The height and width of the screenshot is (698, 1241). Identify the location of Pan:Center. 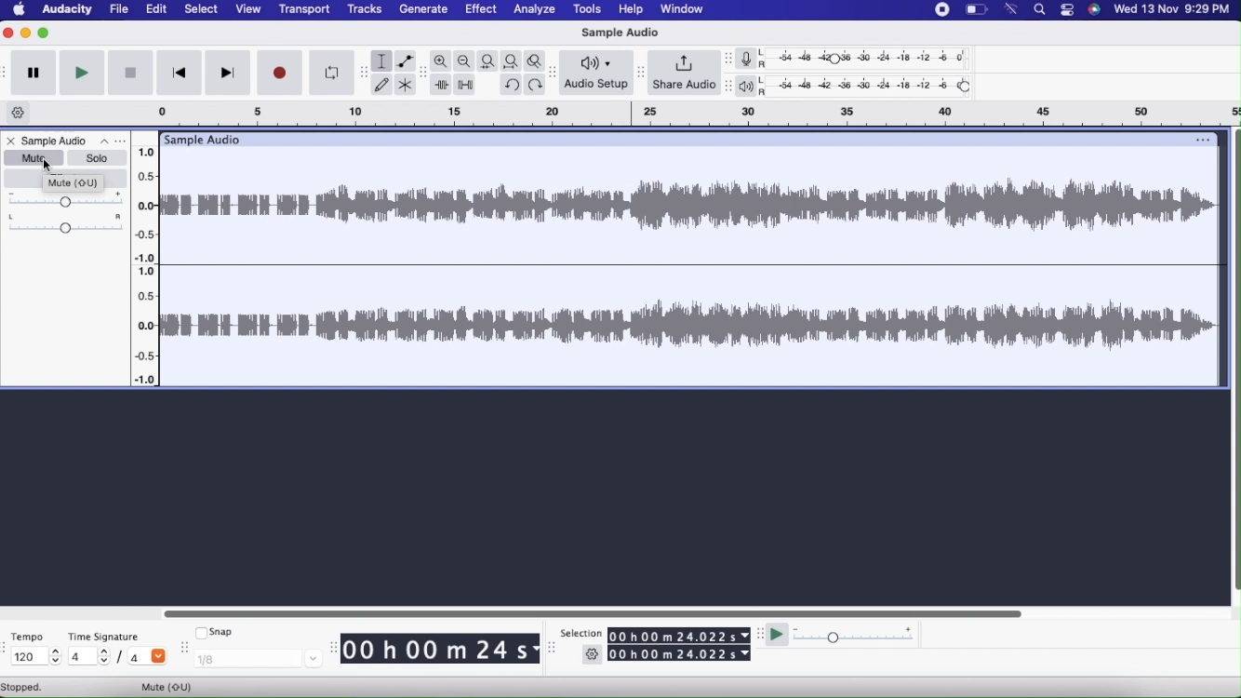
(67, 223).